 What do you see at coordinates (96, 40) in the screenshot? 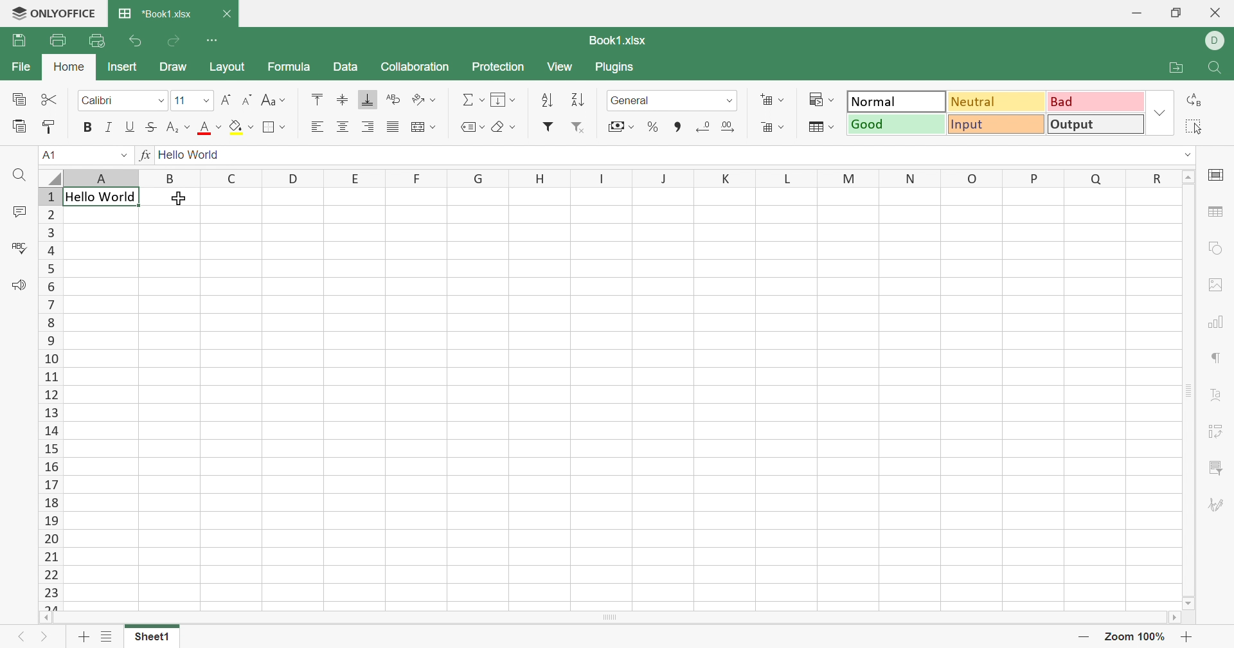
I see `Quick print` at bounding box center [96, 40].